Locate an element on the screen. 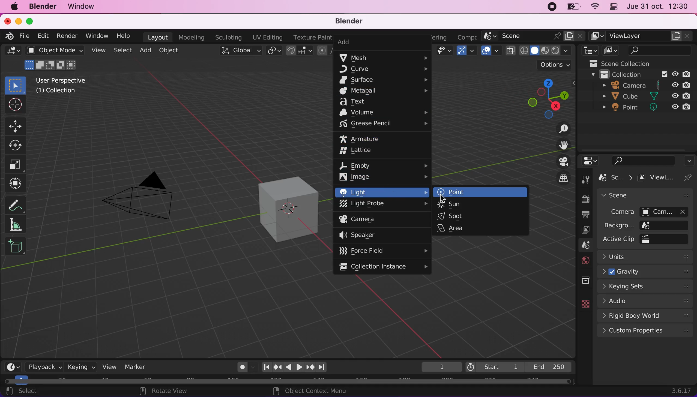  snapping is located at coordinates (299, 51).